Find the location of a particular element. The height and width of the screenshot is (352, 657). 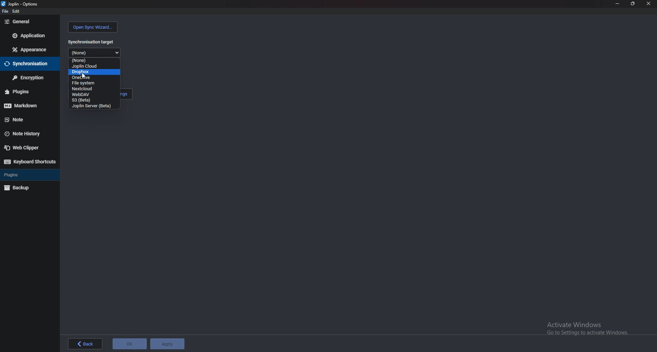

markdown is located at coordinates (27, 105).